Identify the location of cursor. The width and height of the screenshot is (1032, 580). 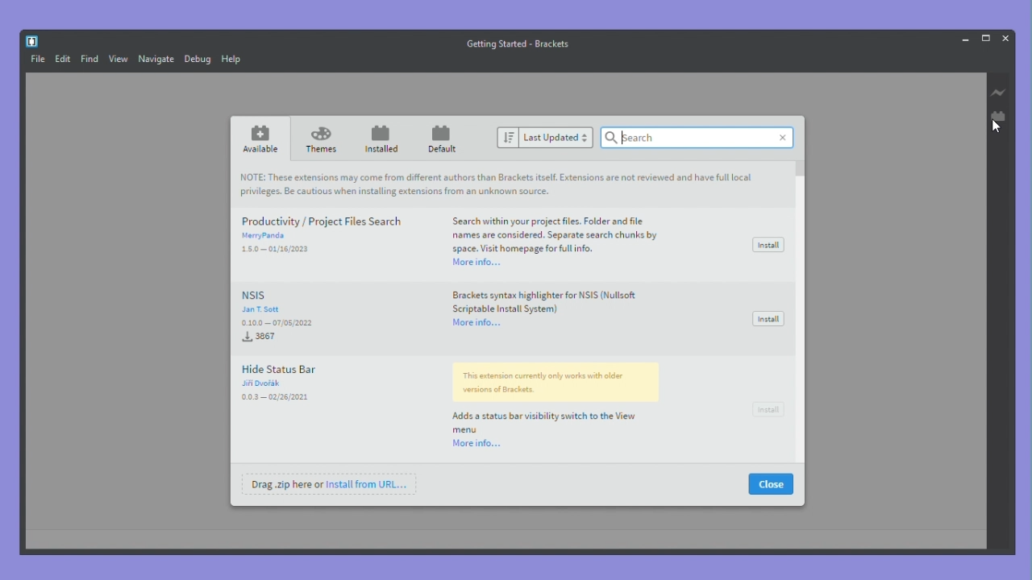
(1001, 130).